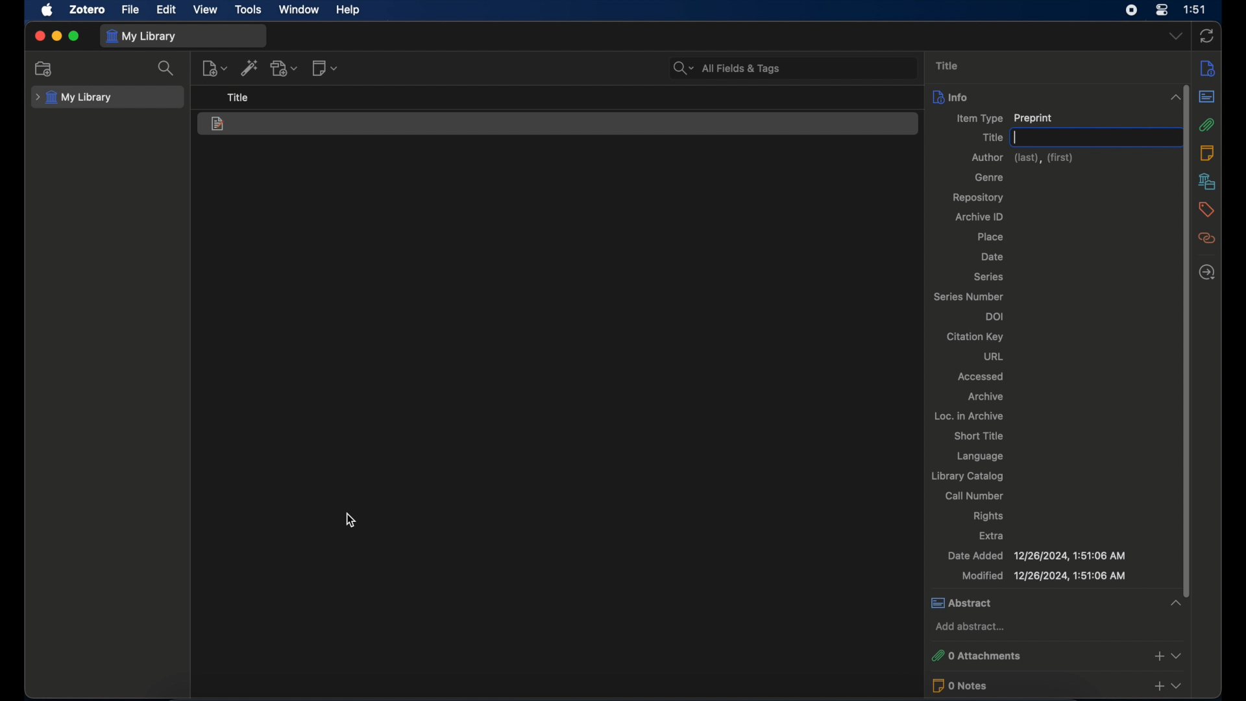 The height and width of the screenshot is (701, 1246). I want to click on date added 12/26/2024, 1:51:06 AM, so click(1036, 556).